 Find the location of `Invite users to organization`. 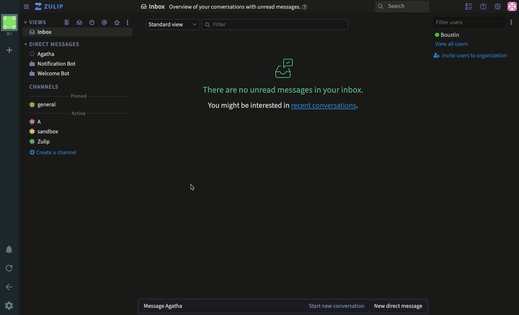

Invite users to organization is located at coordinates (472, 56).